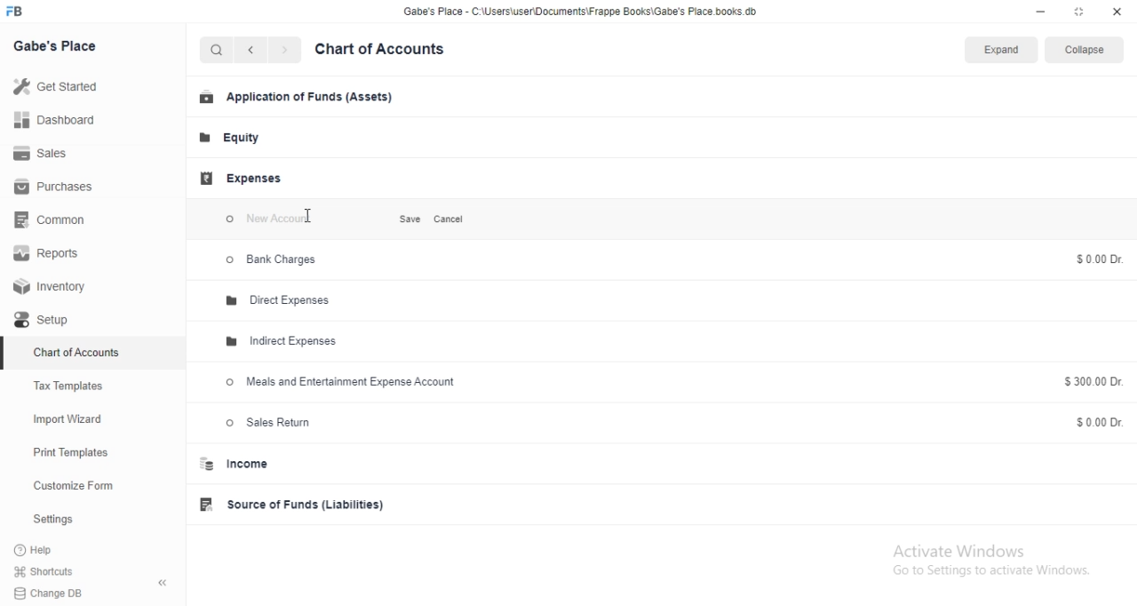 Image resolution: width=1137 pixels, height=606 pixels. I want to click on Direct Expenses., so click(290, 300).